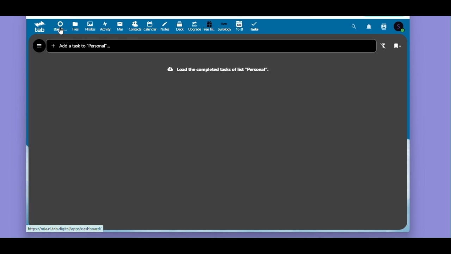 Image resolution: width=451 pixels, height=254 pixels. Describe the element at coordinates (135, 27) in the screenshot. I see `Contacts` at that location.